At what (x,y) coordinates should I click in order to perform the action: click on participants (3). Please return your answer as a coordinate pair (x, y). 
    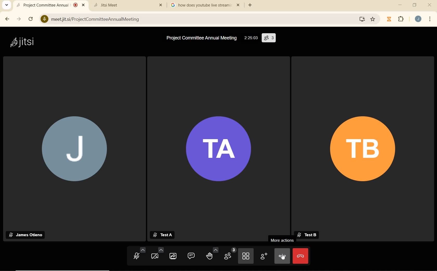
    Looking at the image, I should click on (269, 38).